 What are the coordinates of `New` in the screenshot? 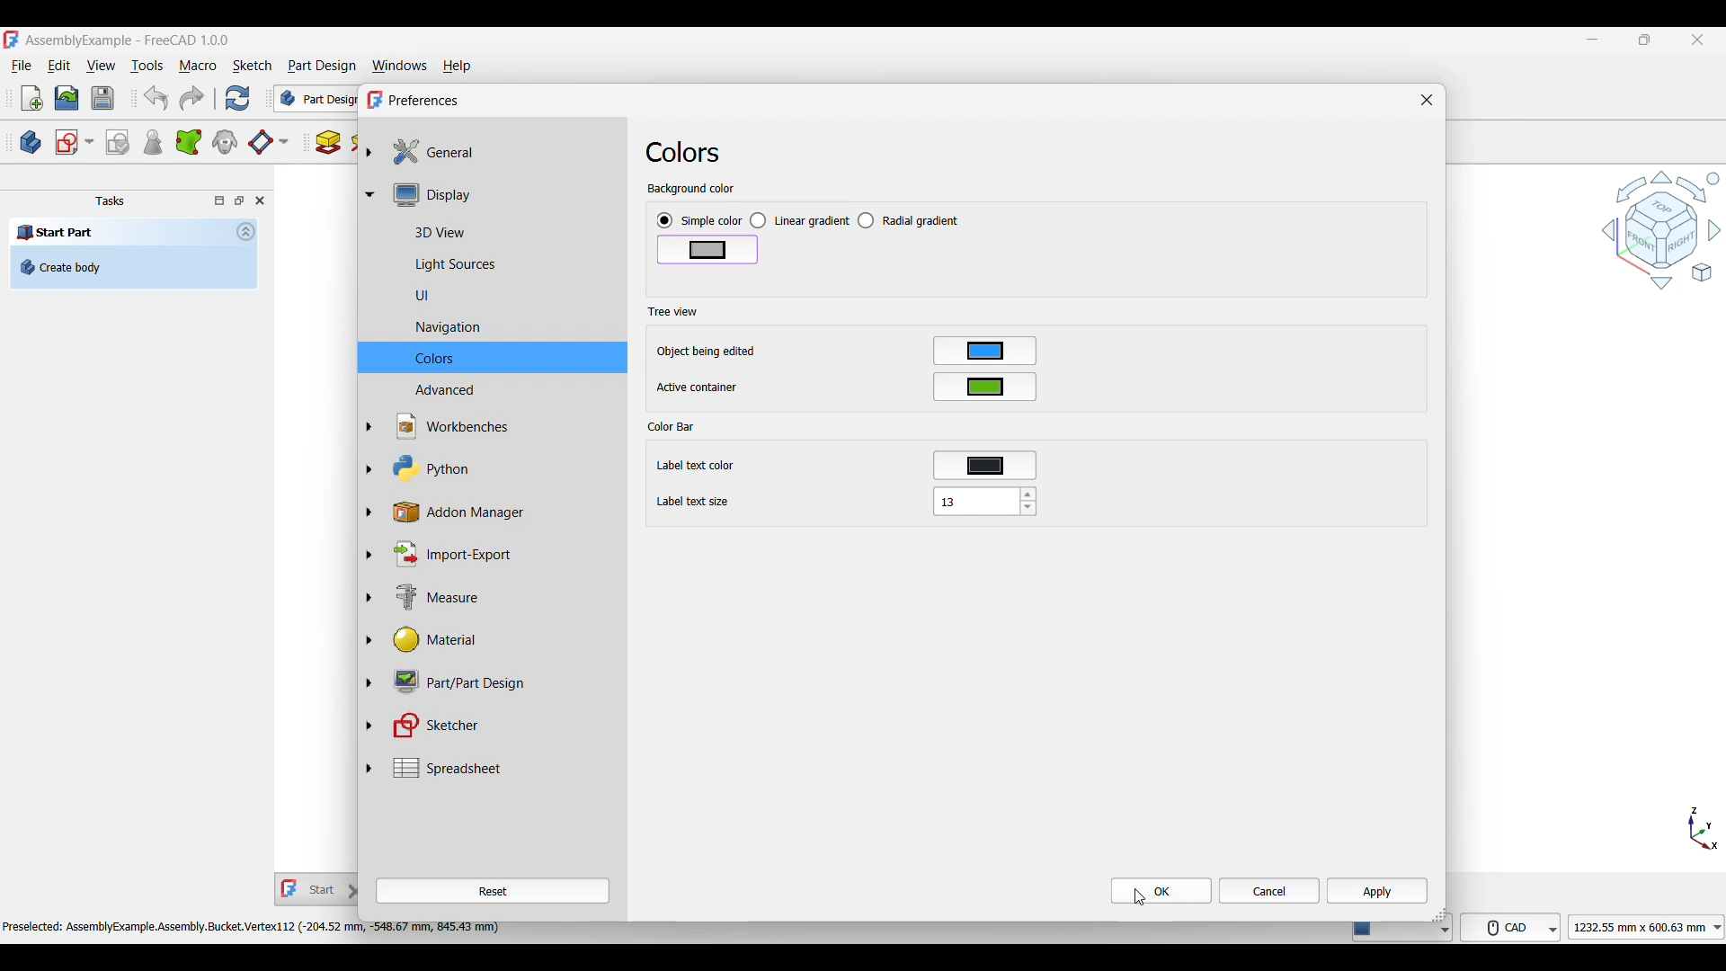 It's located at (32, 98).